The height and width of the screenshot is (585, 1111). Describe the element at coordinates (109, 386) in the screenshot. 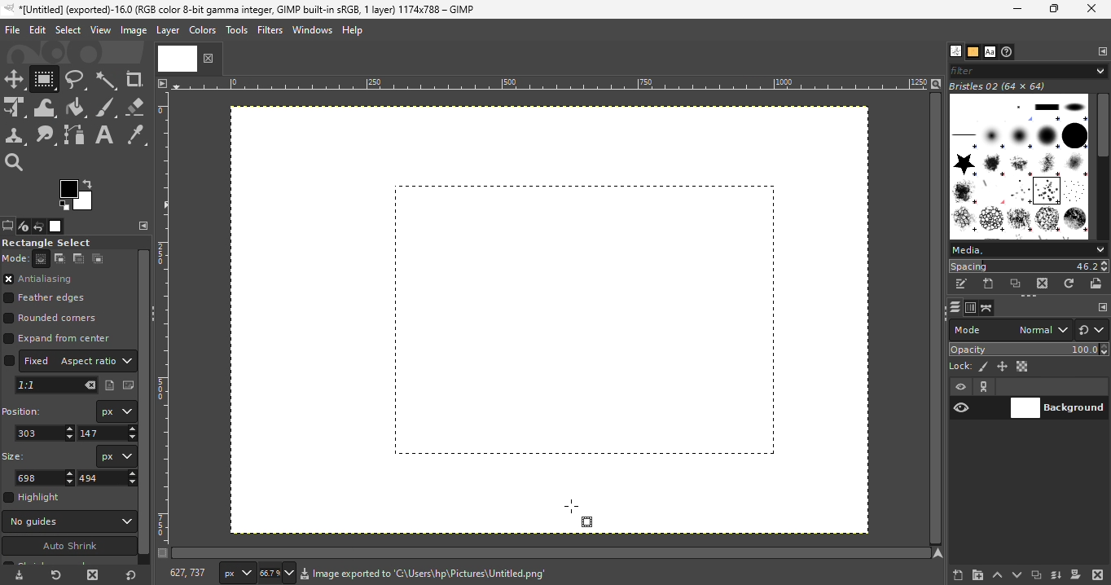

I see `Portrait` at that location.